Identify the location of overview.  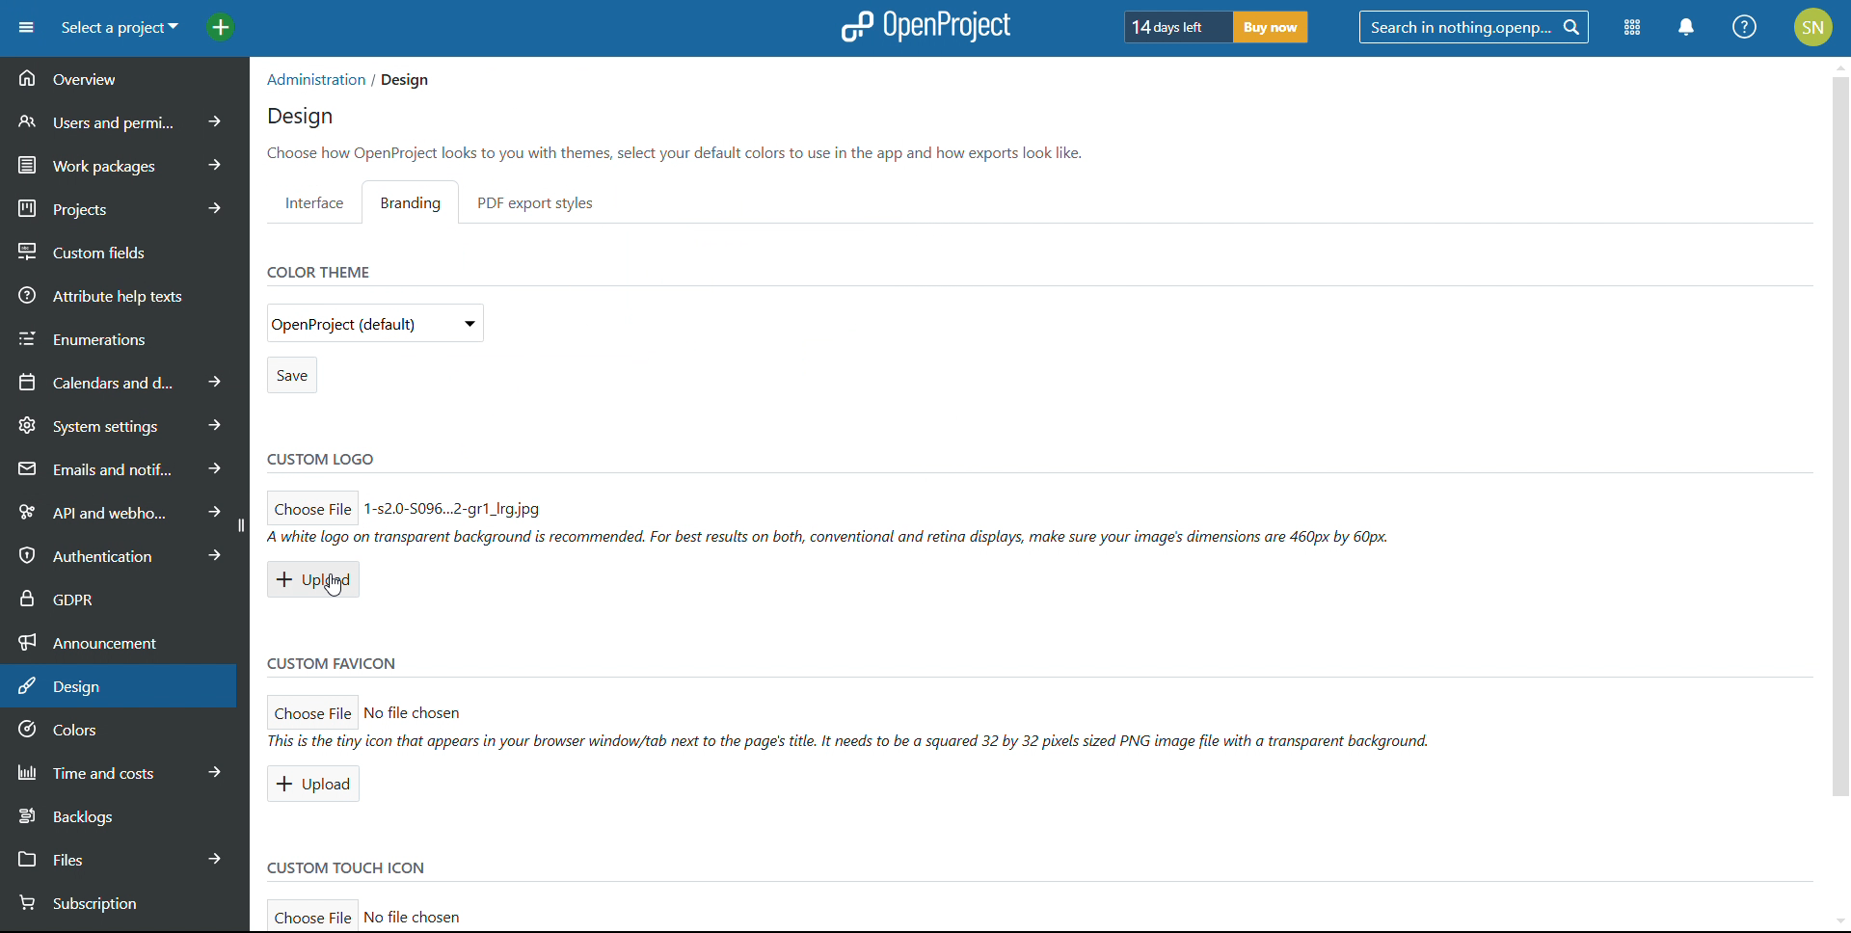
(123, 79).